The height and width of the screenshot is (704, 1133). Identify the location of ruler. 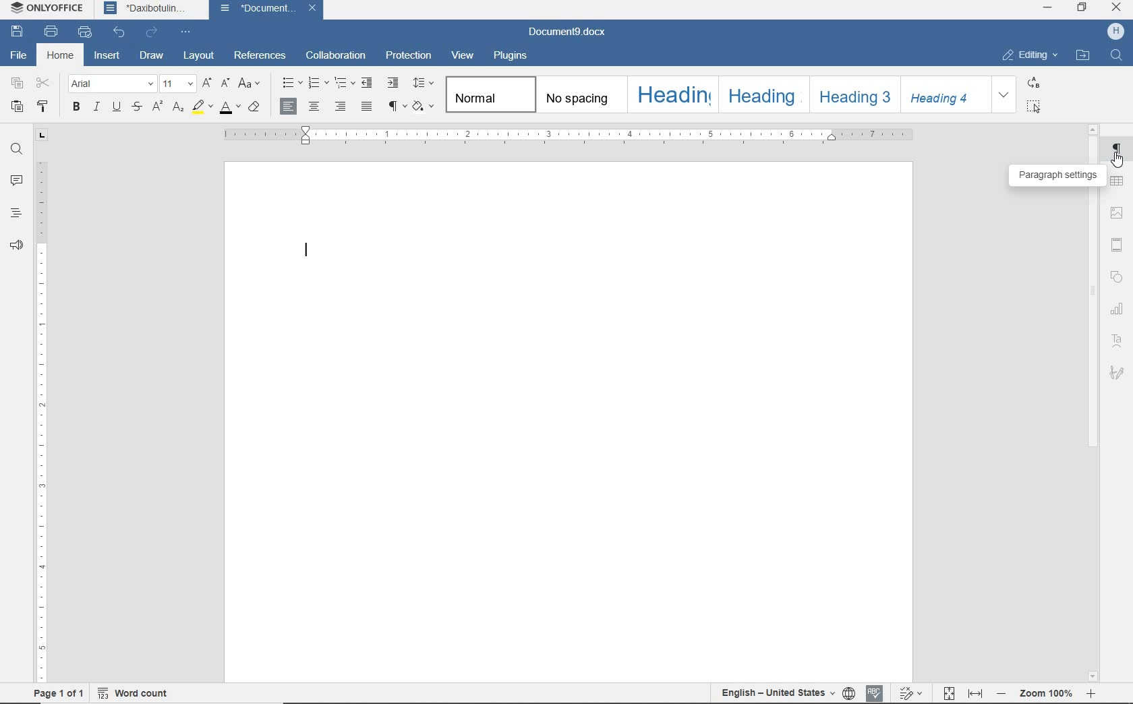
(564, 134).